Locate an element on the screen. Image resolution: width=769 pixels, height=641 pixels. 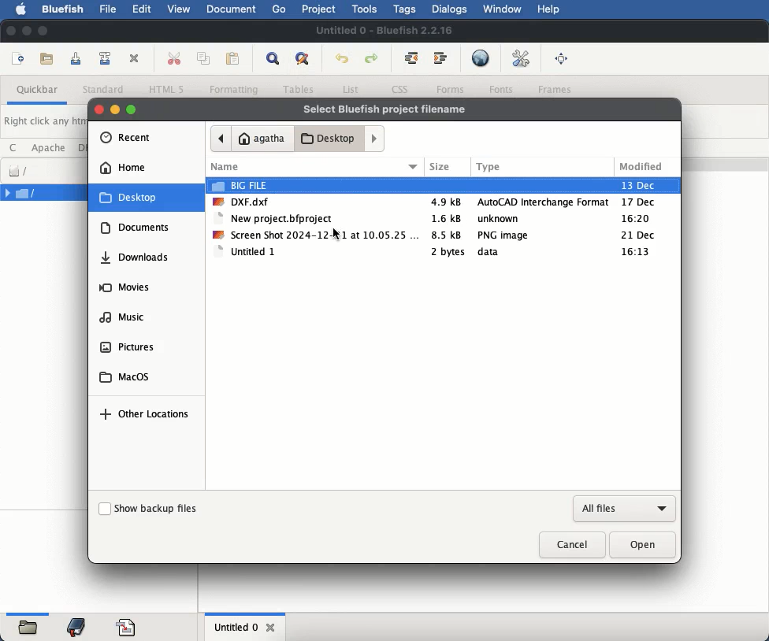
Horizontal Scrollbar is located at coordinates (243, 613).